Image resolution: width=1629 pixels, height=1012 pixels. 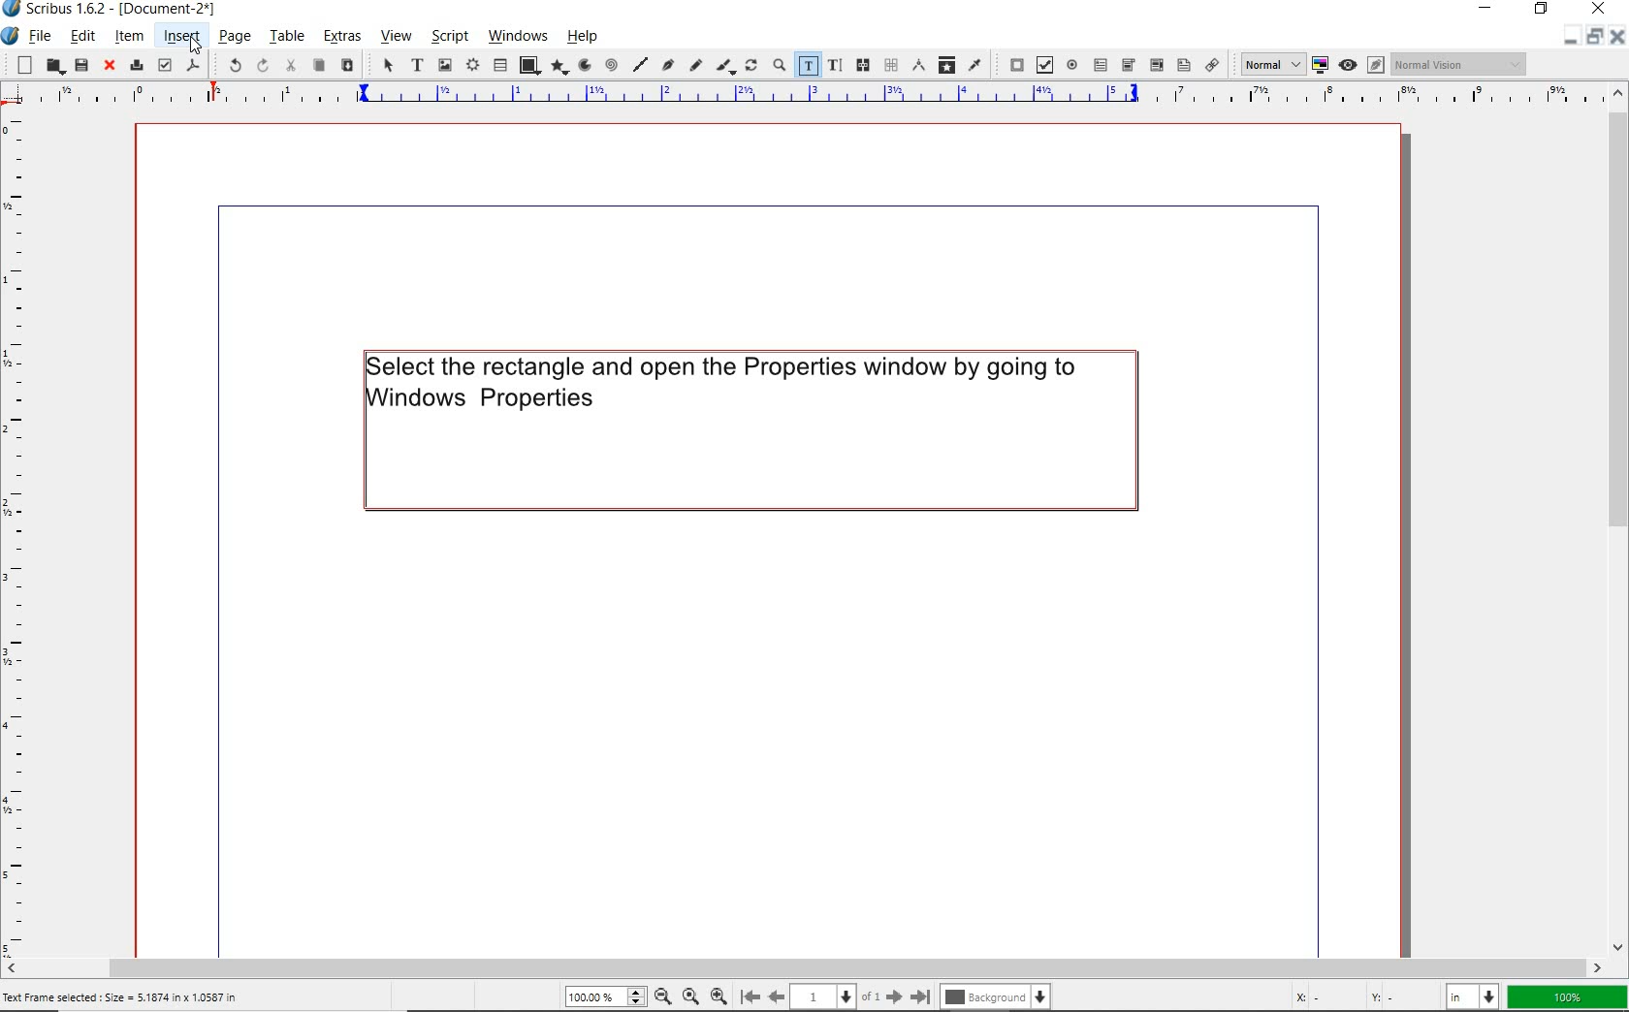 What do you see at coordinates (1460, 64) in the screenshot?
I see `Normal Vision` at bounding box center [1460, 64].